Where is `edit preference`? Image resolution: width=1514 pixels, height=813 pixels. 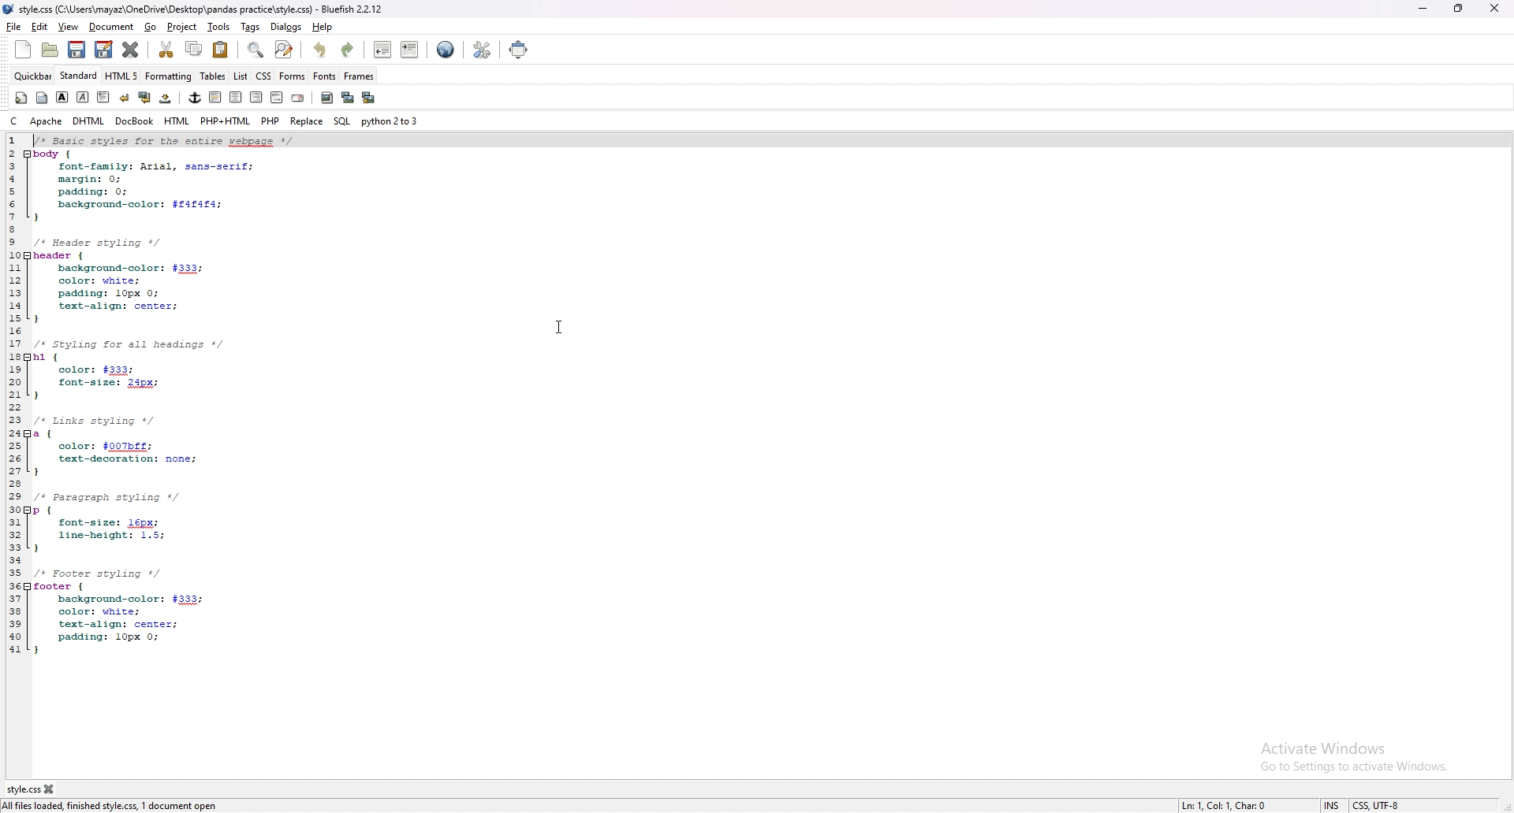
edit preference is located at coordinates (483, 49).